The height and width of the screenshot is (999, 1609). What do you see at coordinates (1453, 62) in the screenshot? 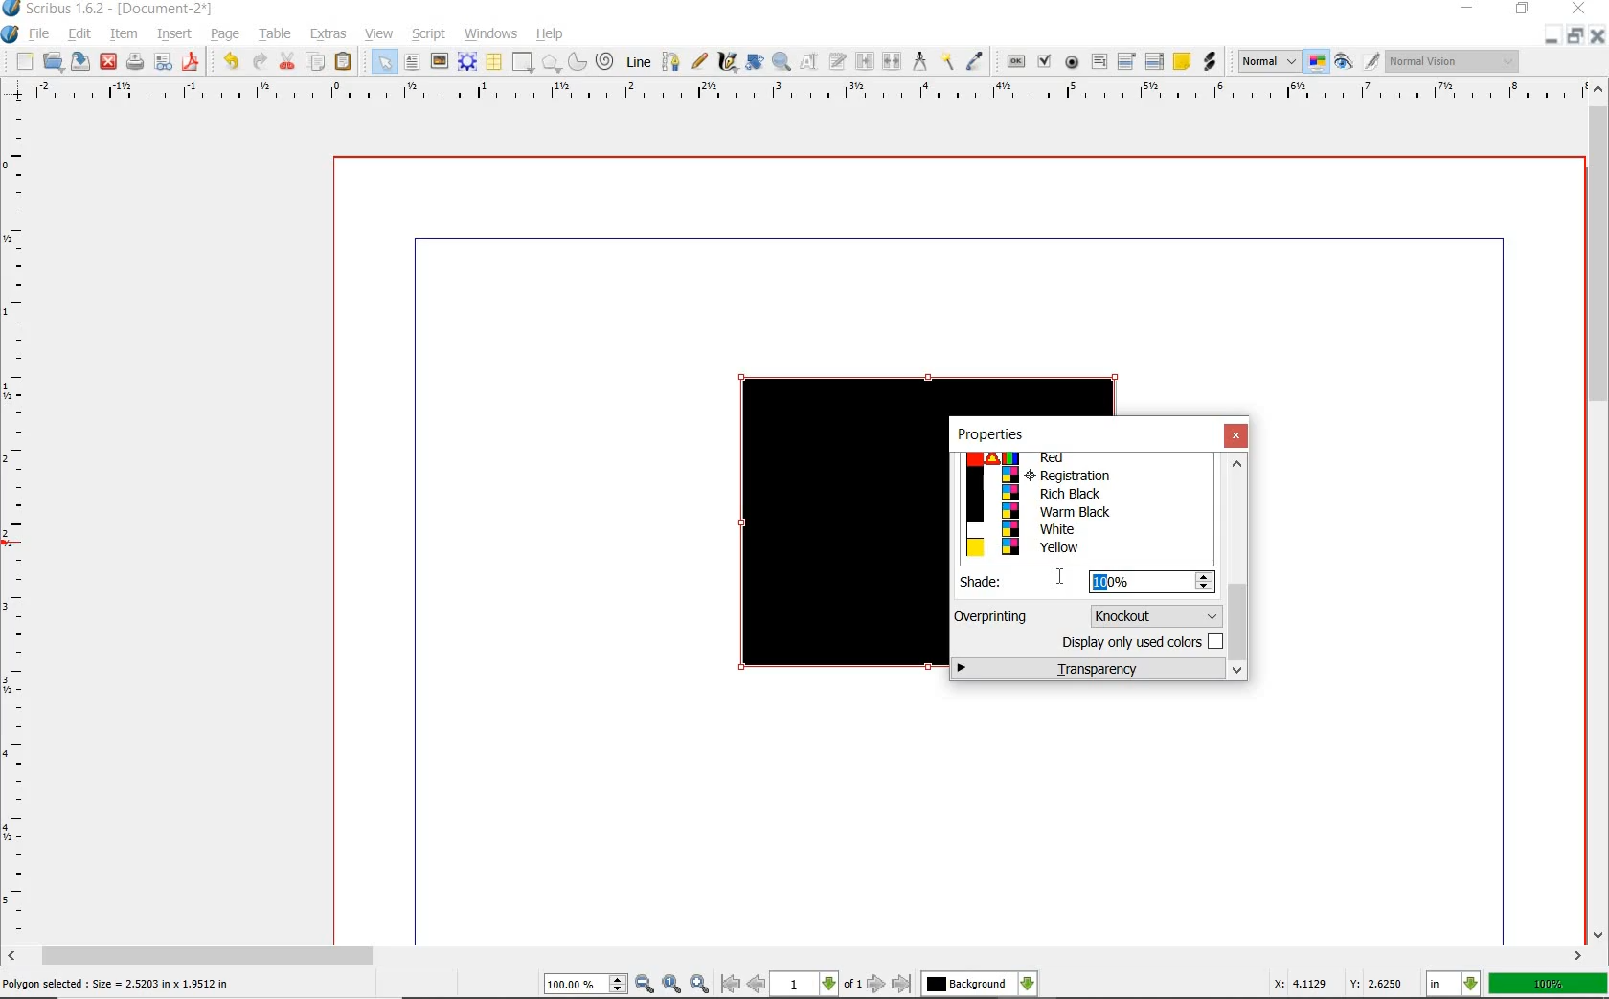
I see `Visual appearance of the display` at bounding box center [1453, 62].